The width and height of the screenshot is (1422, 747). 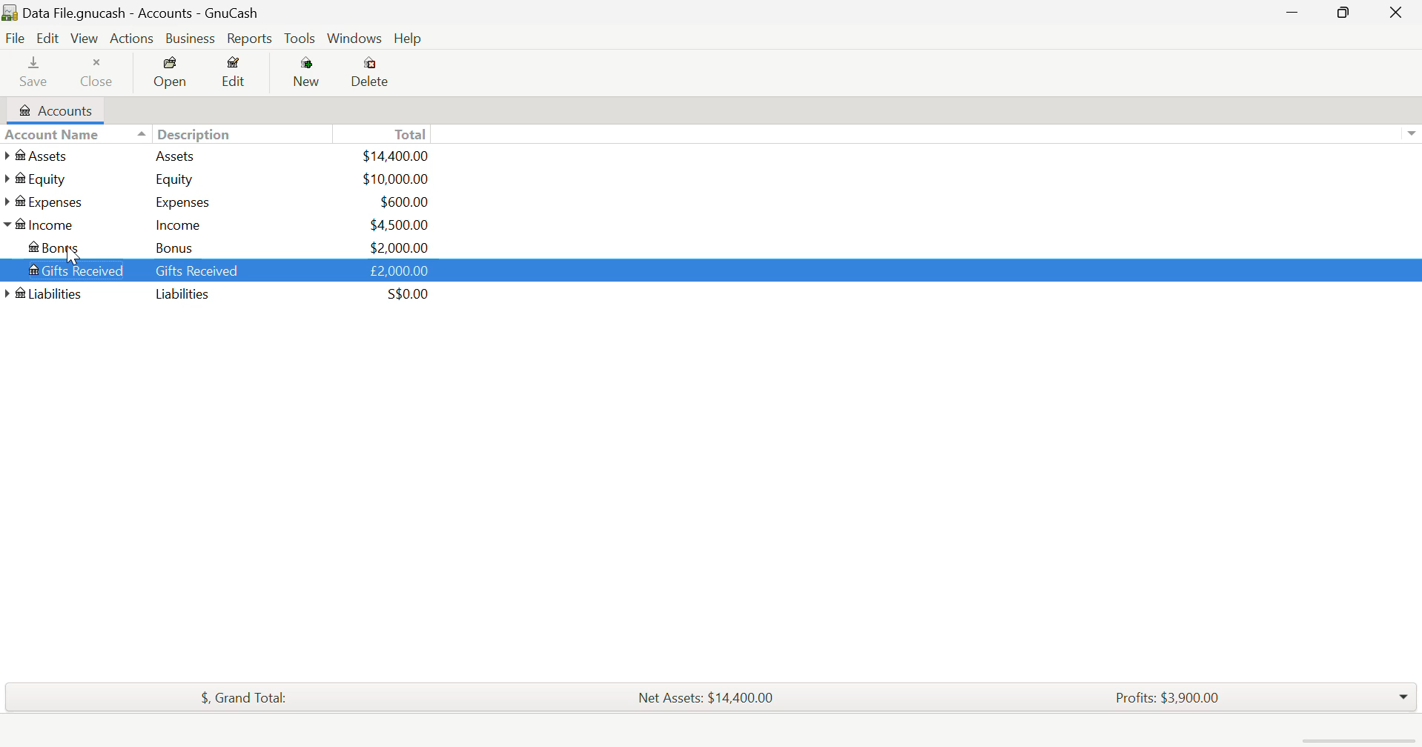 I want to click on Equity, so click(x=177, y=179).